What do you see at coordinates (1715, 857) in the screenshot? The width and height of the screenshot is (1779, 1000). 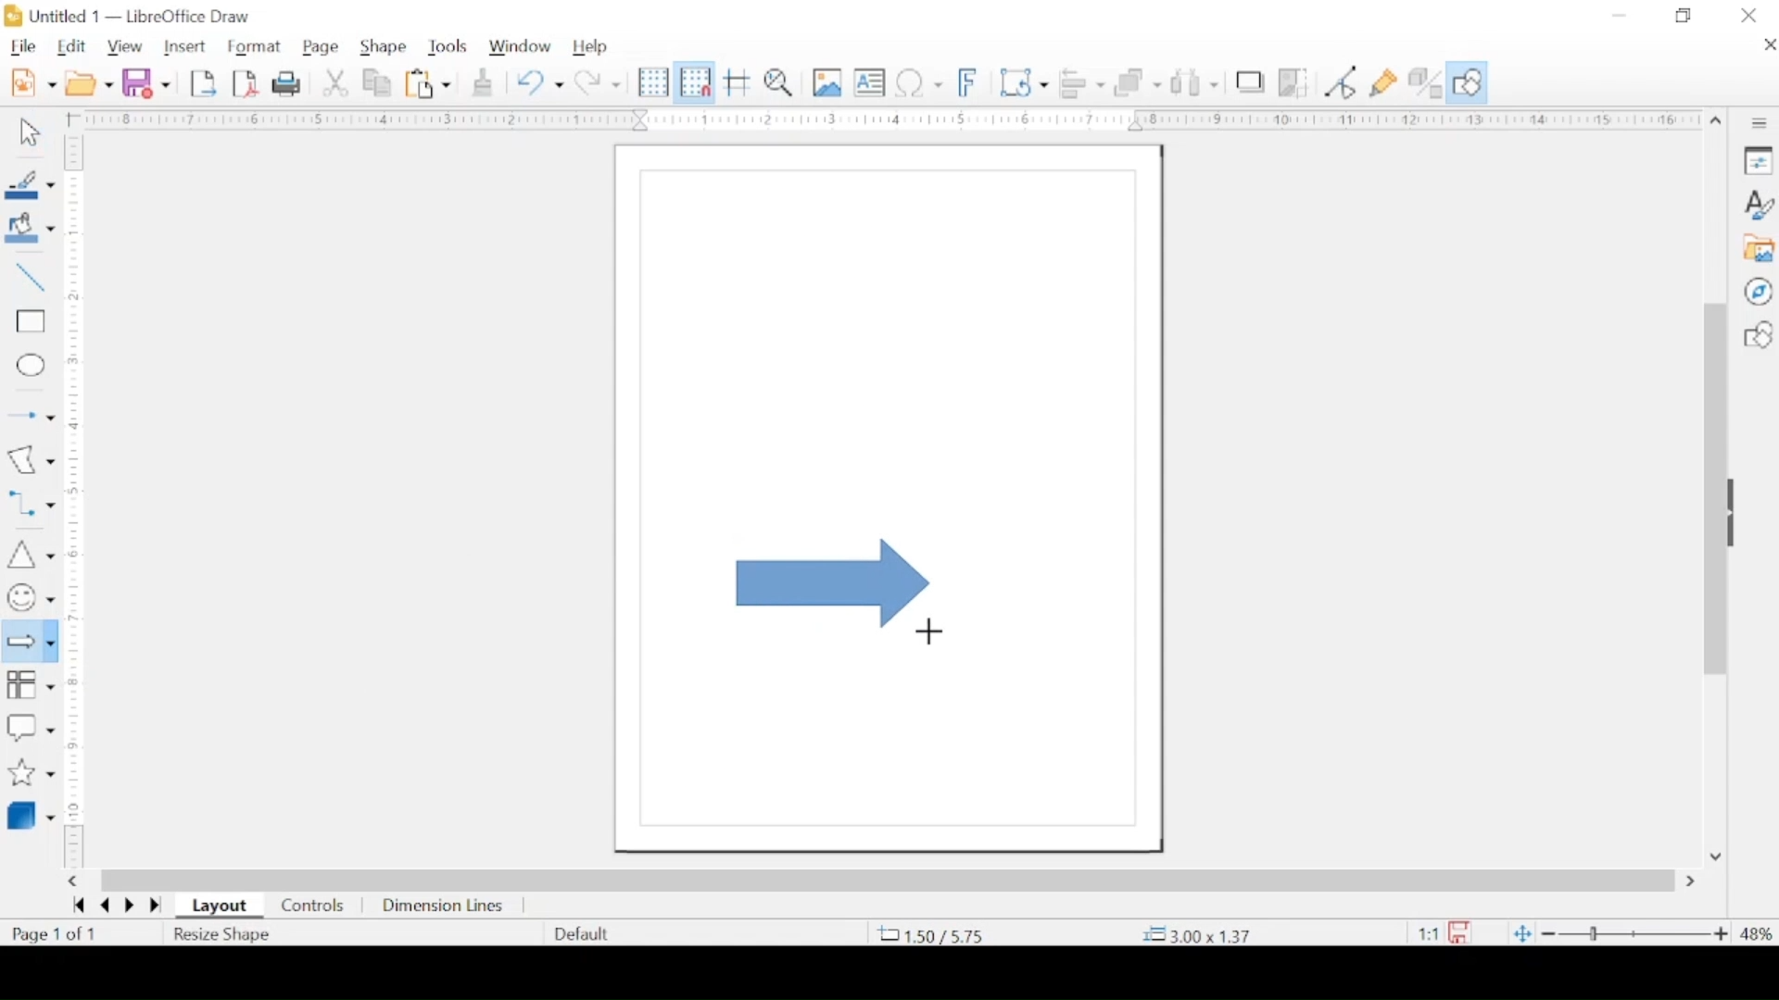 I see `scroll down arrow` at bounding box center [1715, 857].